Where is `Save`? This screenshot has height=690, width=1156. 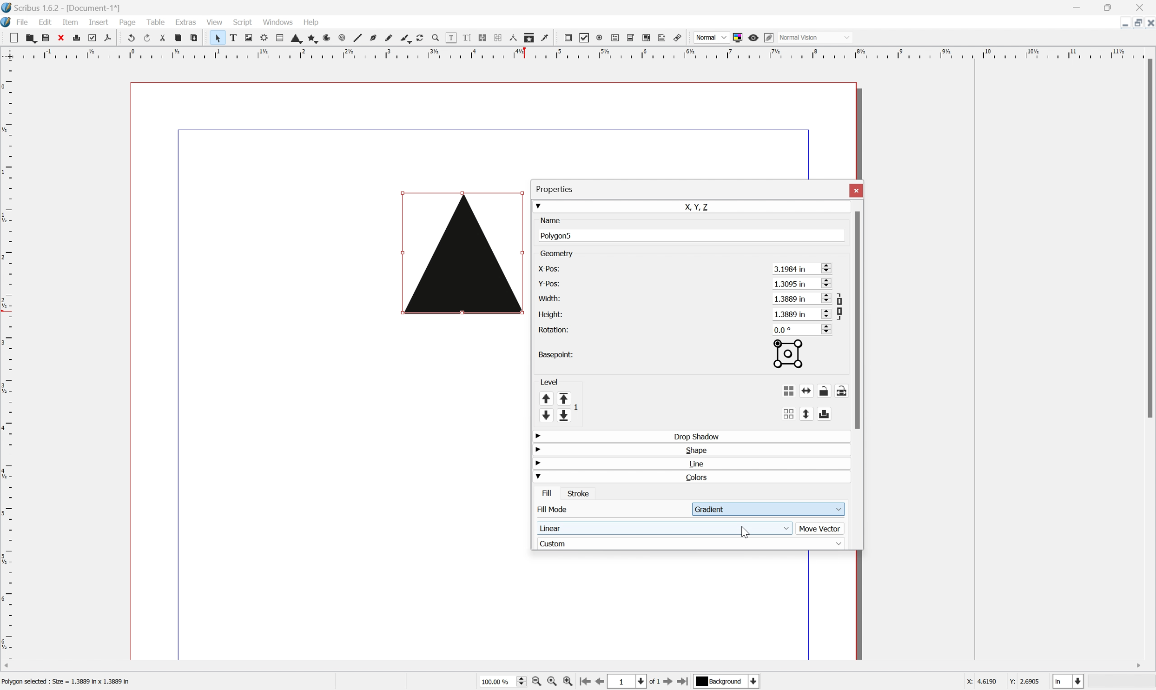 Save is located at coordinates (45, 36).